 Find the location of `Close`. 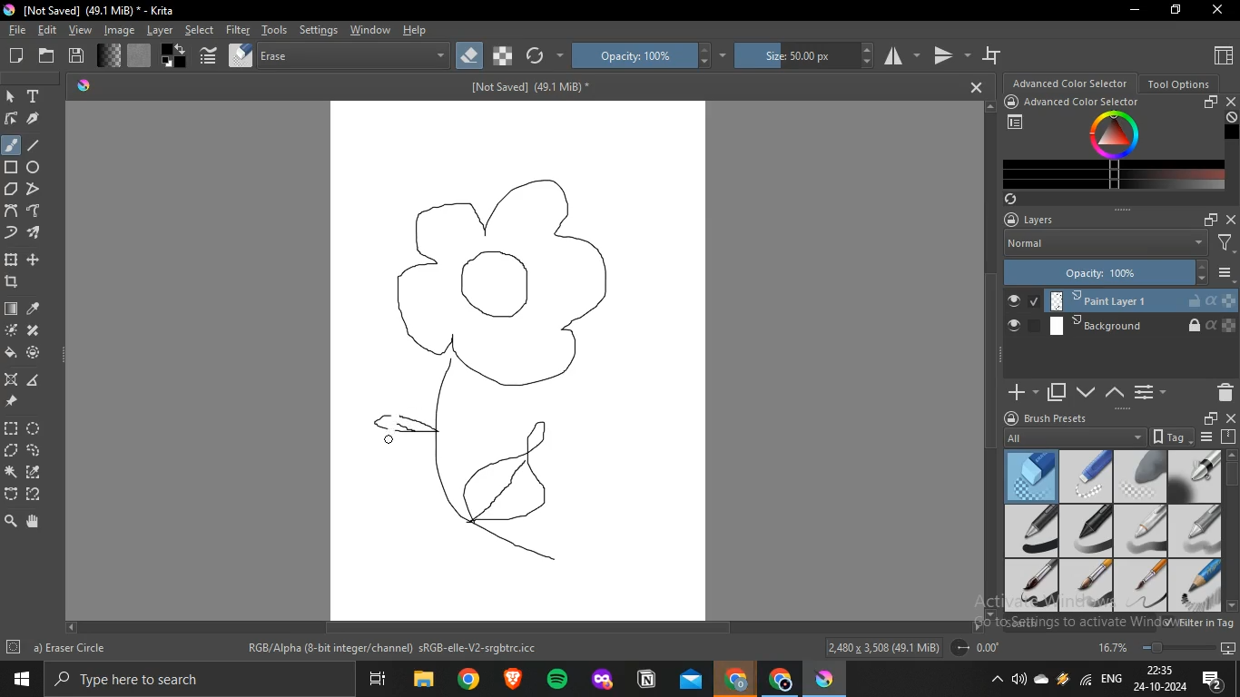

Close is located at coordinates (971, 86).